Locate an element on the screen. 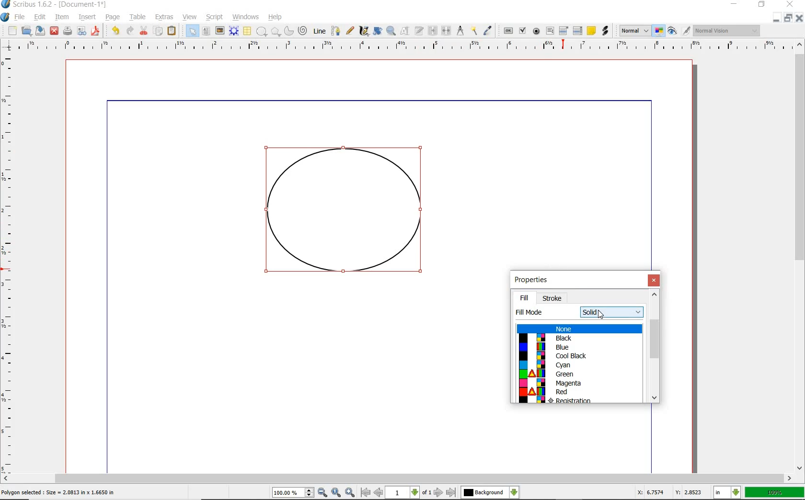  IMAGE is located at coordinates (219, 30).